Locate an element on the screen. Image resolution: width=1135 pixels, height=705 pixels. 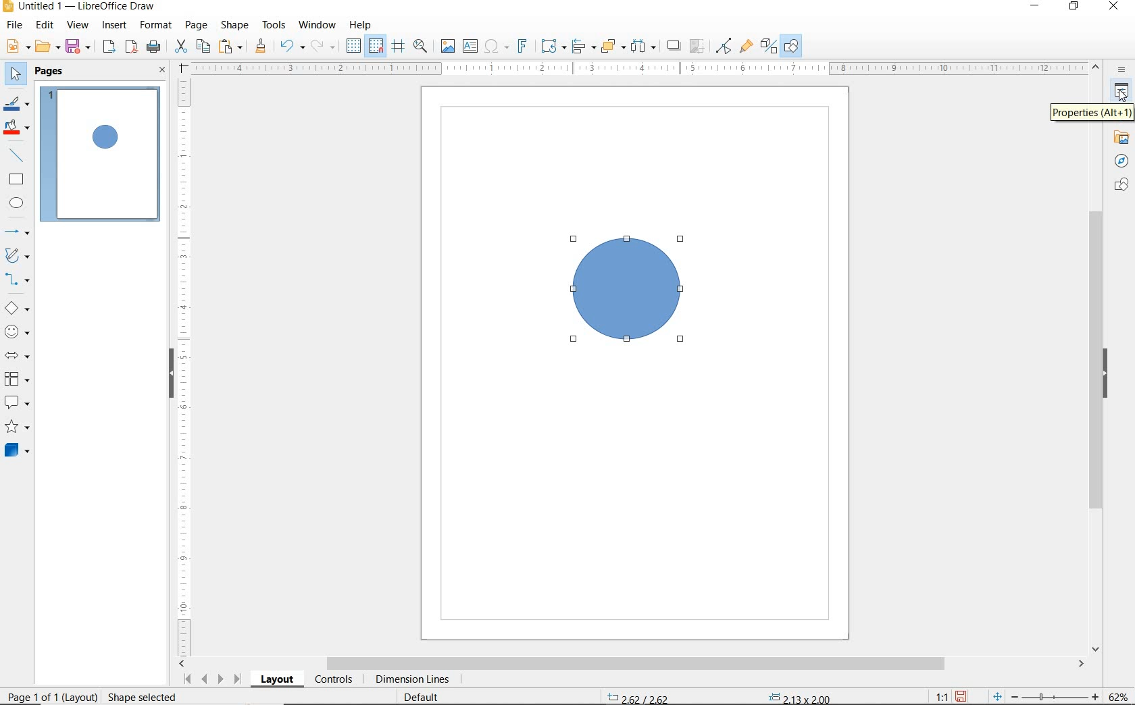
UNDO is located at coordinates (291, 46).